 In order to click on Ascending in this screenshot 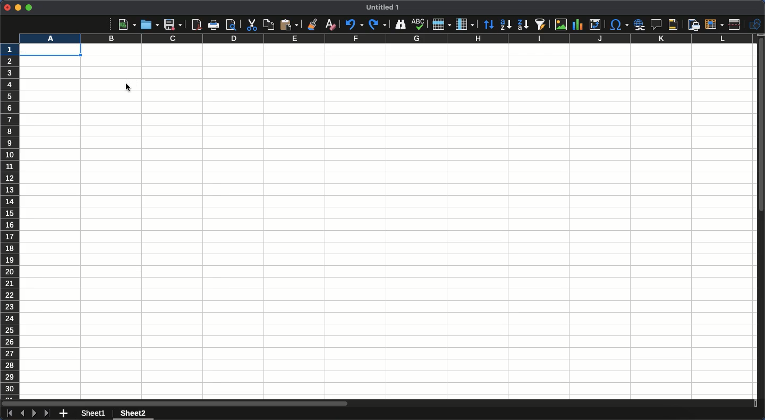, I will do `click(505, 24)`.